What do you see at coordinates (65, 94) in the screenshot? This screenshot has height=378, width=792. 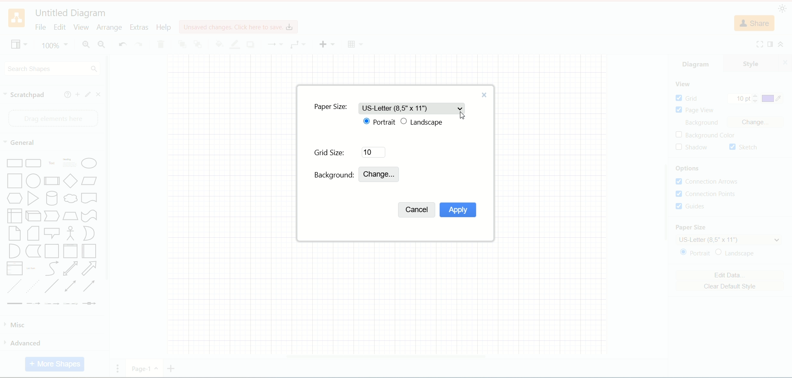 I see `help` at bounding box center [65, 94].